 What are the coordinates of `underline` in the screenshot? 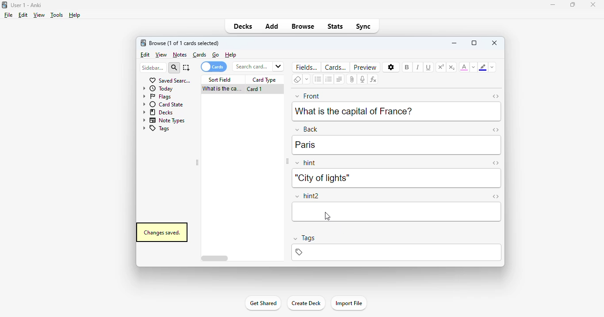 It's located at (428, 67).